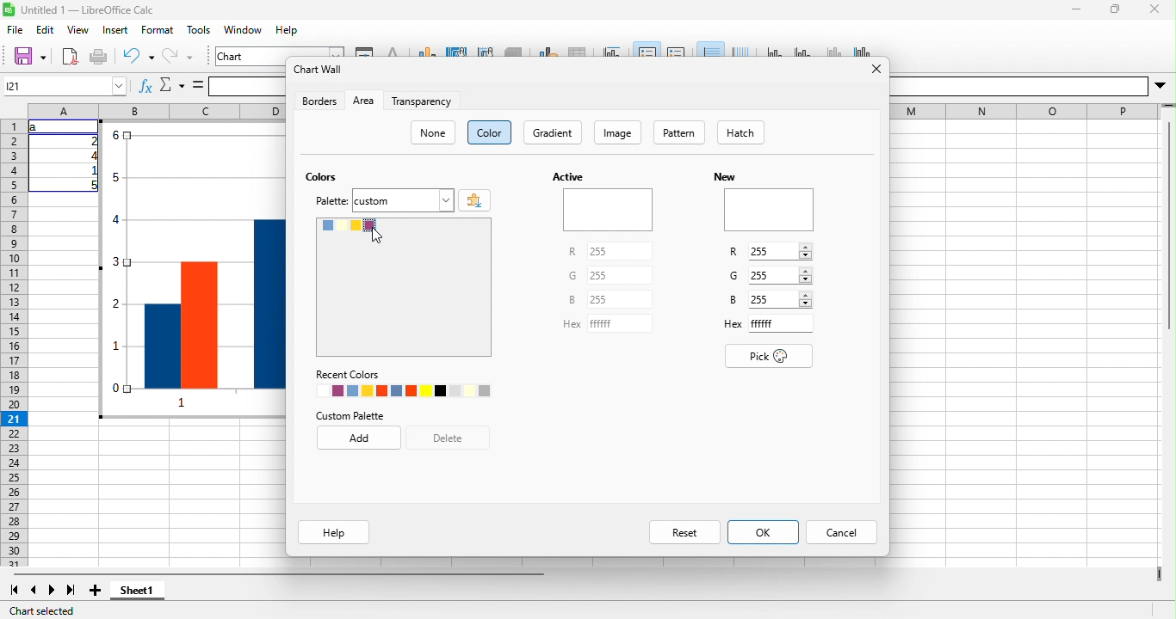 This screenshot has height=619, width=1176. I want to click on custom palette option selected, so click(403, 200).